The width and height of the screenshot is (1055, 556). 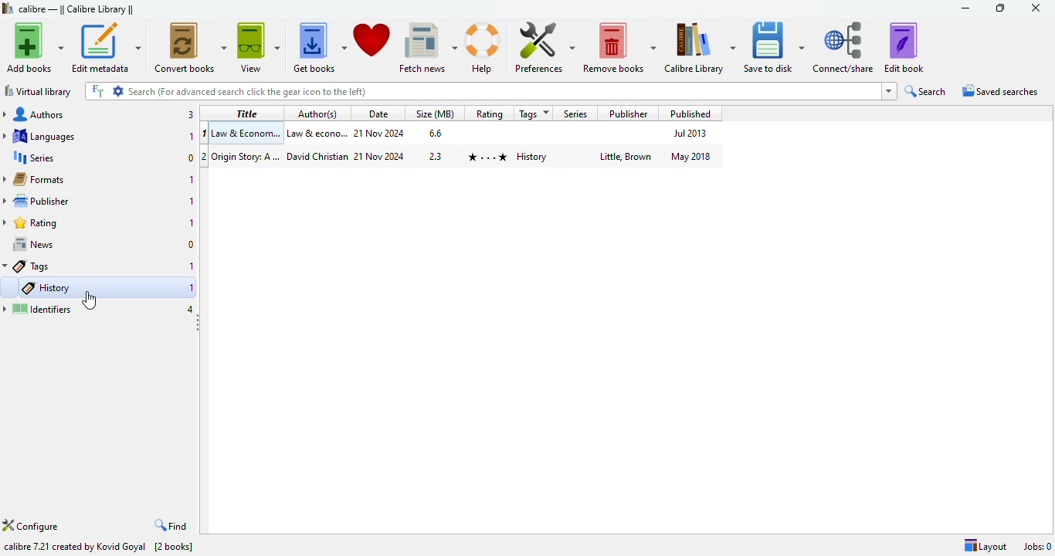 I want to click on author(s), so click(x=317, y=114).